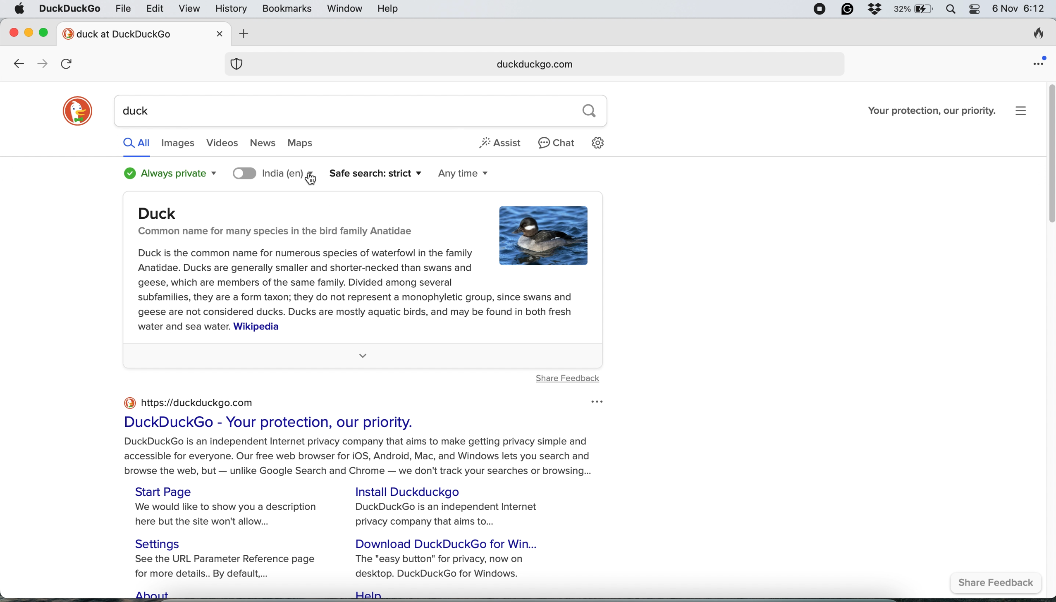 This screenshot has width=1056, height=602. I want to click on subfamilies, they are a form taxon; they do not represent a monophyletic group, since swans and
geese are not considered ducks. Ducks are mostly aquatic birds, and may be found in both fresh, so click(359, 304).